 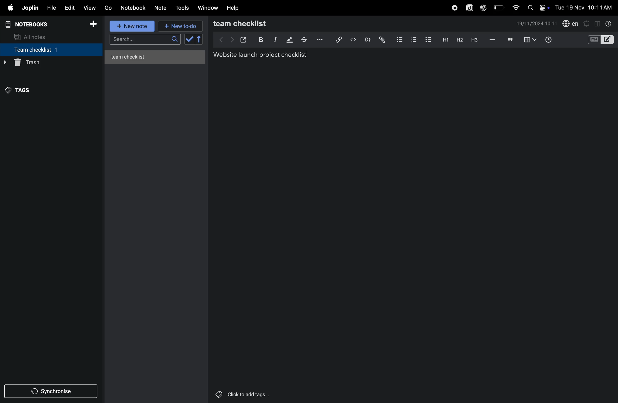 What do you see at coordinates (444, 39) in the screenshot?
I see `heading 2` at bounding box center [444, 39].